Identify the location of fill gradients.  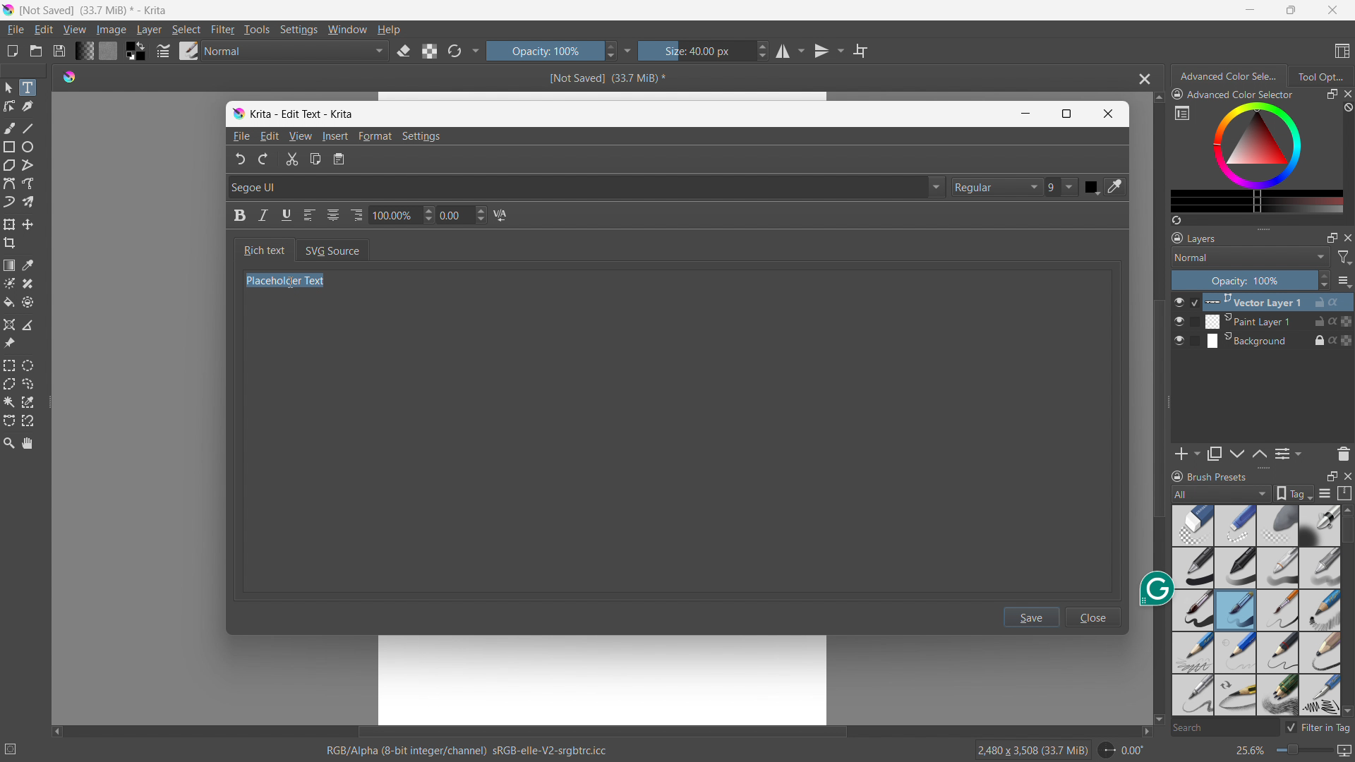
(84, 50).